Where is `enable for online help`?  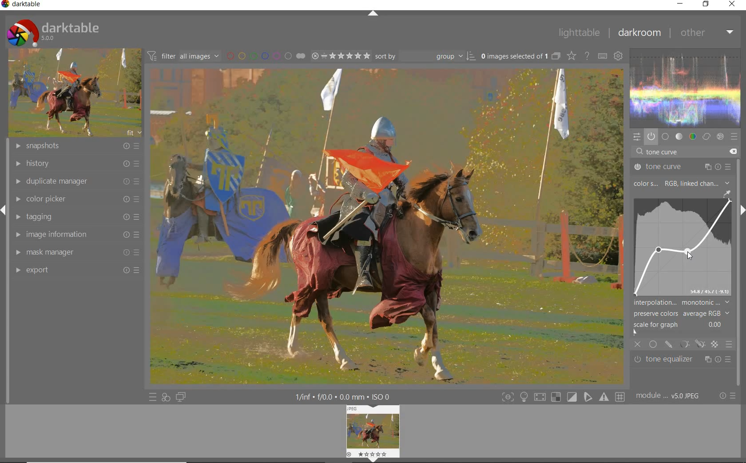 enable for online help is located at coordinates (587, 57).